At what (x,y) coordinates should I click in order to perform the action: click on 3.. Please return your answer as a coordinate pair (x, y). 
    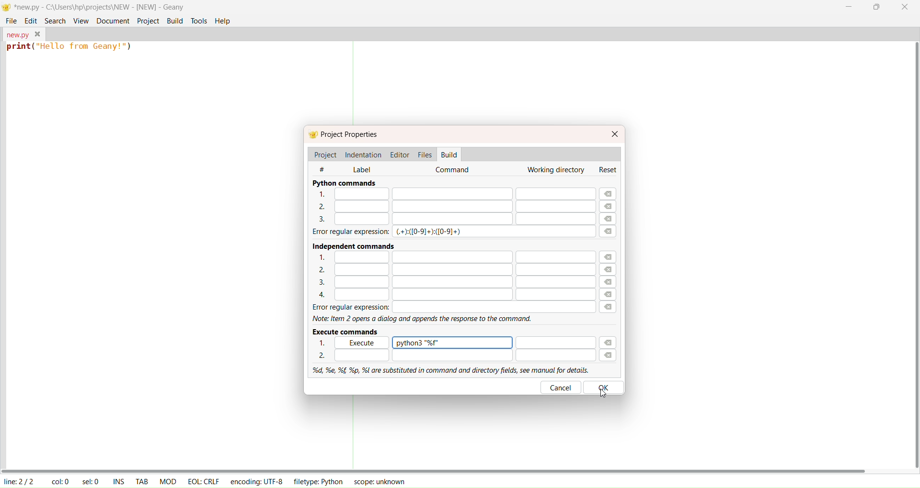
    Looking at the image, I should click on (449, 283).